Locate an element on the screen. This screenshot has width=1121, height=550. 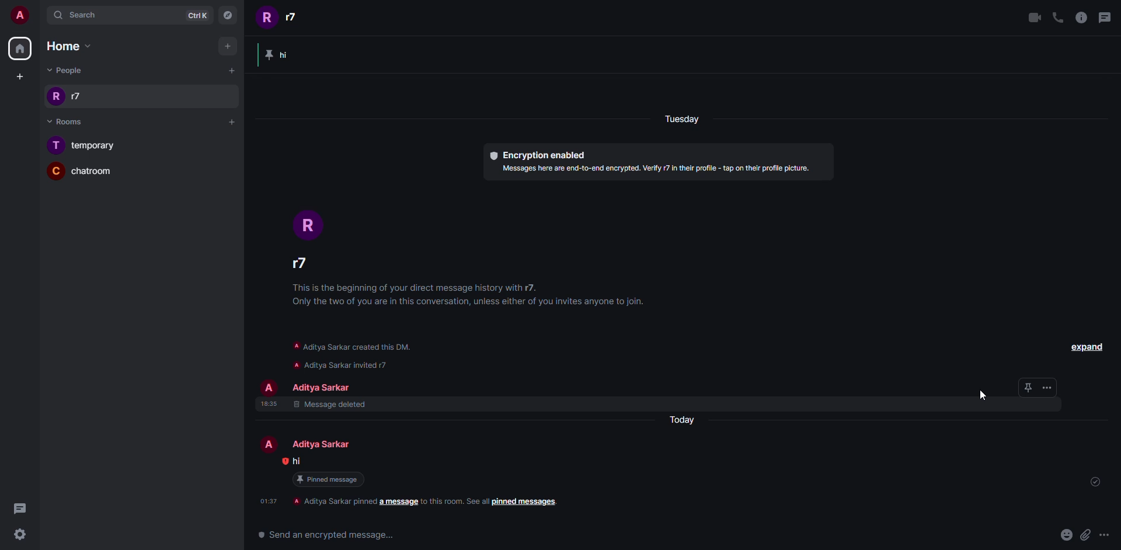
add is located at coordinates (230, 120).